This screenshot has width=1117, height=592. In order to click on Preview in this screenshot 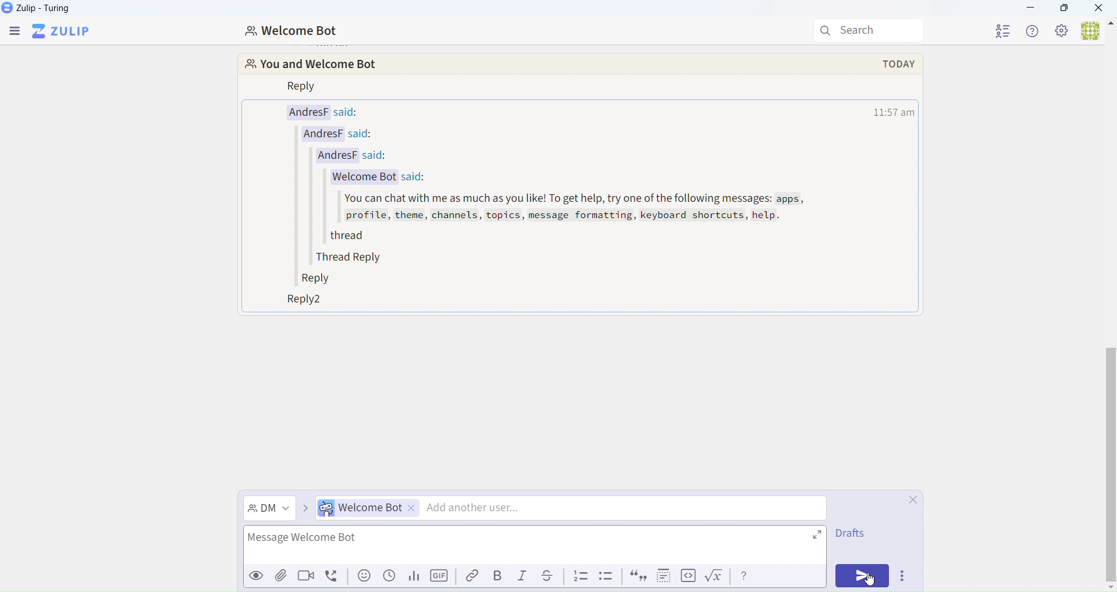, I will do `click(257, 575)`.